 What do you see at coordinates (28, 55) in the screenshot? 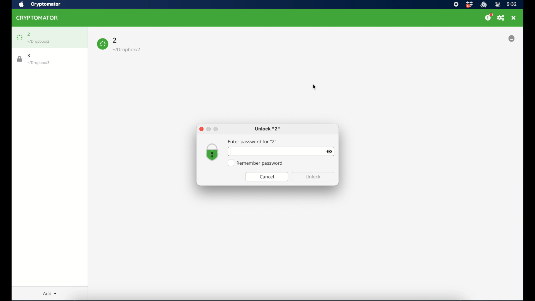
I see `3` at bounding box center [28, 55].